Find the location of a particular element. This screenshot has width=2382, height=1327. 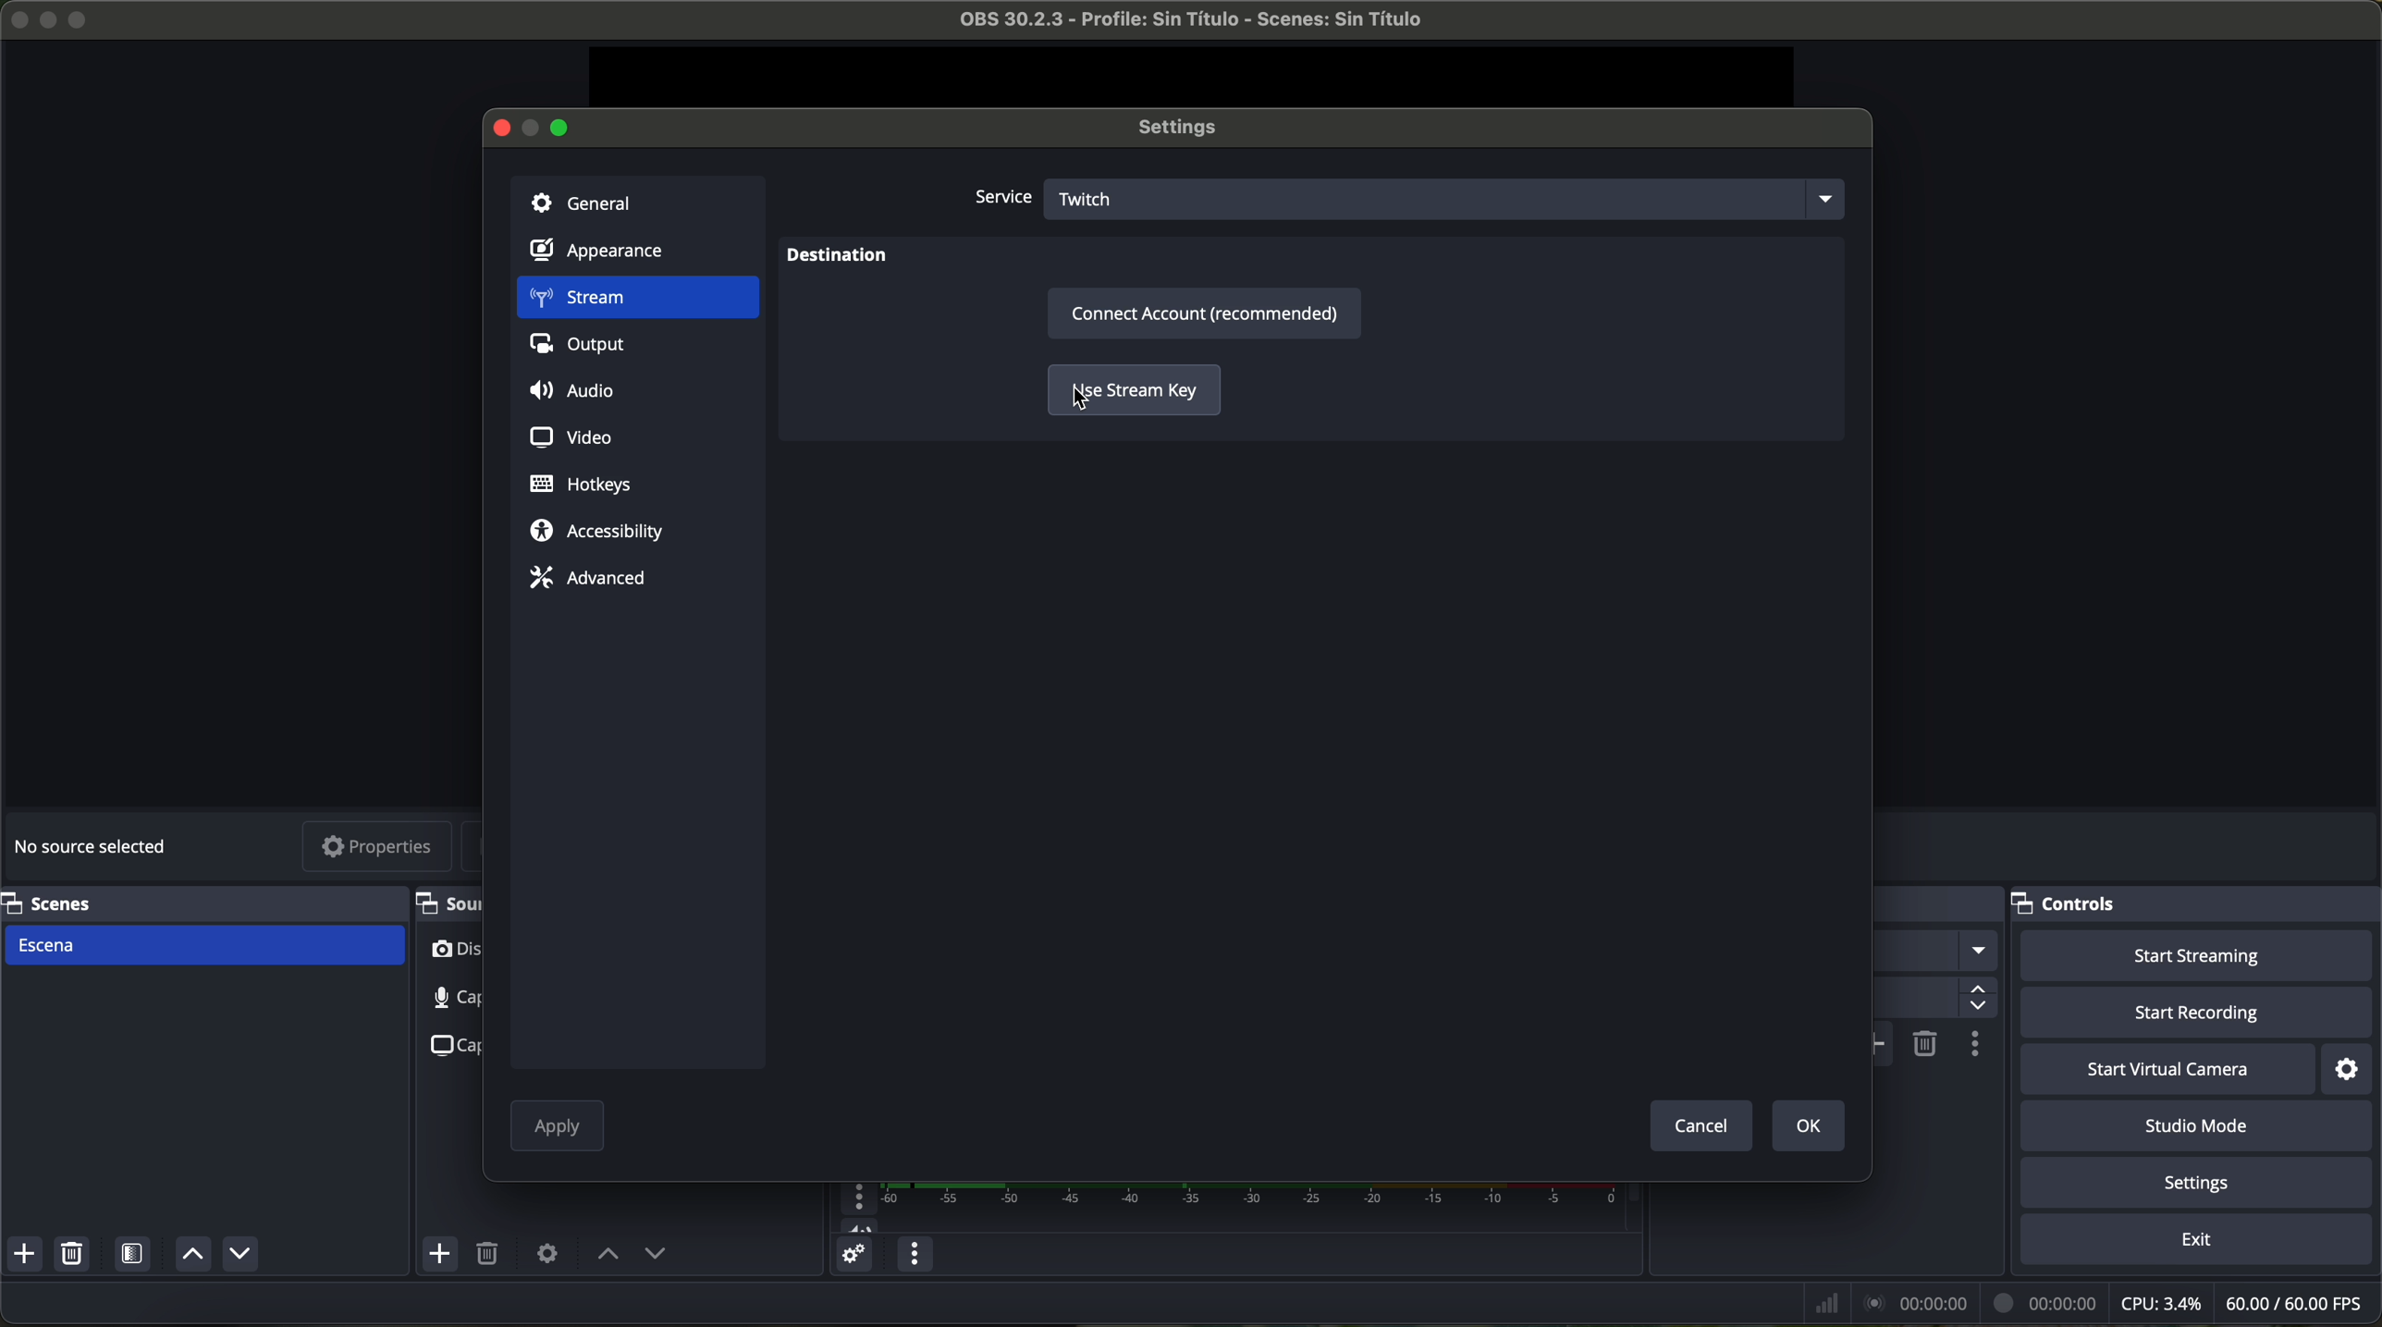

open source properties is located at coordinates (546, 1252).